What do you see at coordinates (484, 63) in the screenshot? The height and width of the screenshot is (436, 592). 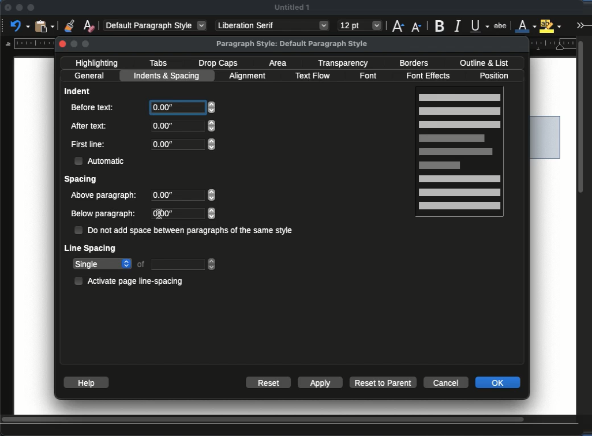 I see `outline` at bounding box center [484, 63].